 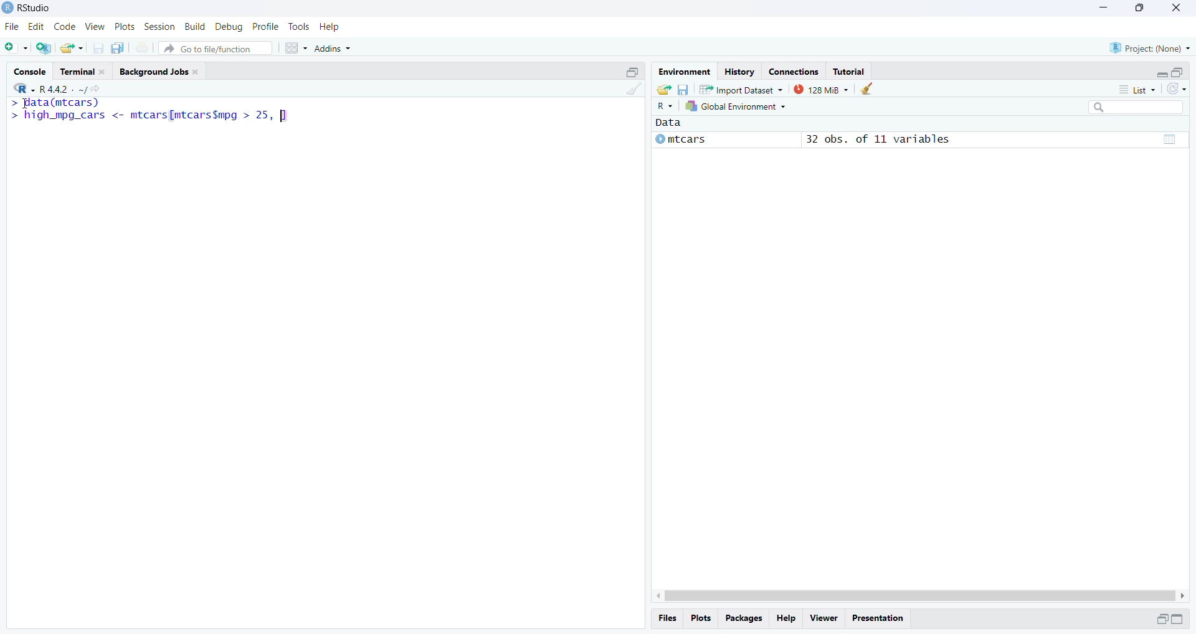 What do you see at coordinates (64, 27) in the screenshot?
I see `Code` at bounding box center [64, 27].